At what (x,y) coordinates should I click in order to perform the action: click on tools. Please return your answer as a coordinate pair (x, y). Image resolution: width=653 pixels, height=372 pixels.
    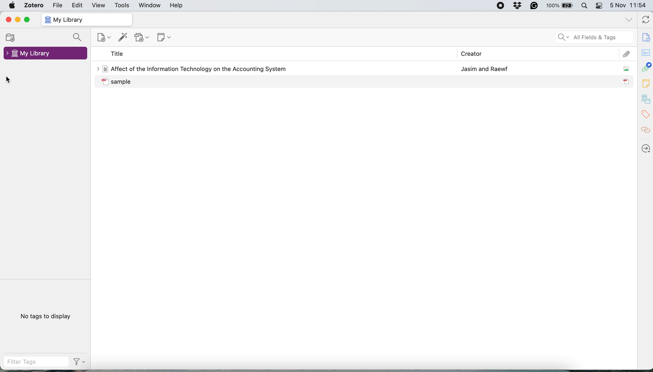
    Looking at the image, I should click on (121, 5).